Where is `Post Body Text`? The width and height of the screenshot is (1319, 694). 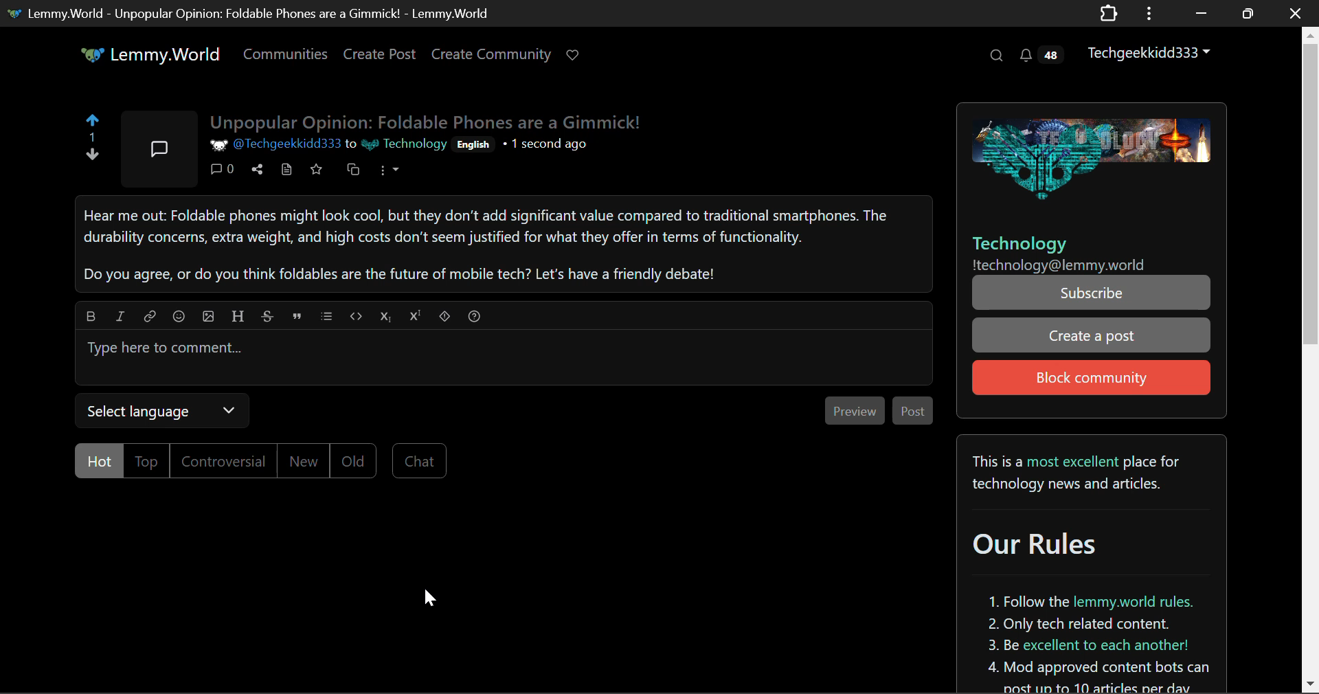
Post Body Text is located at coordinates (503, 243).